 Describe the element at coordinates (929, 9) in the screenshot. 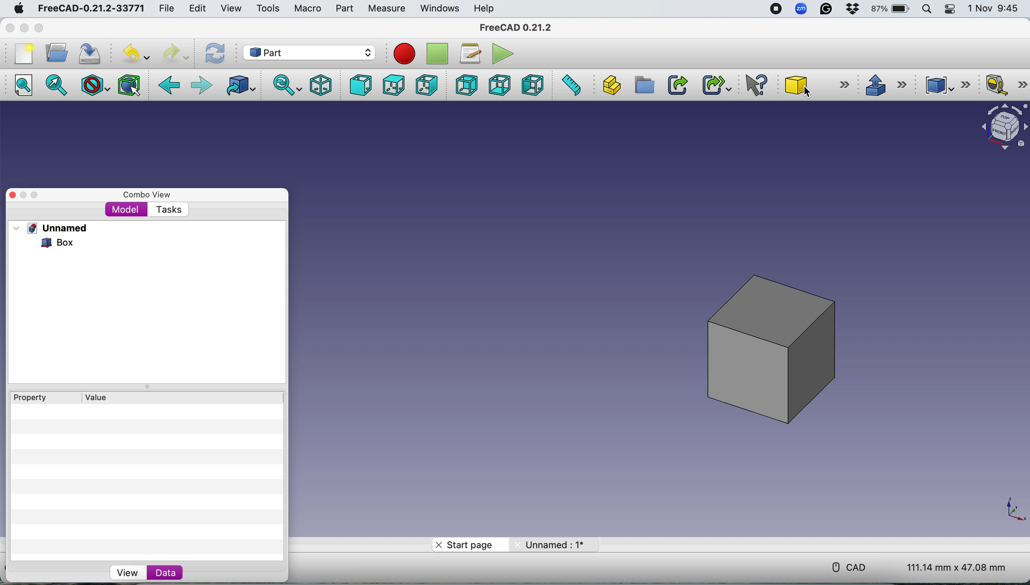

I see `Spotlight search` at that location.